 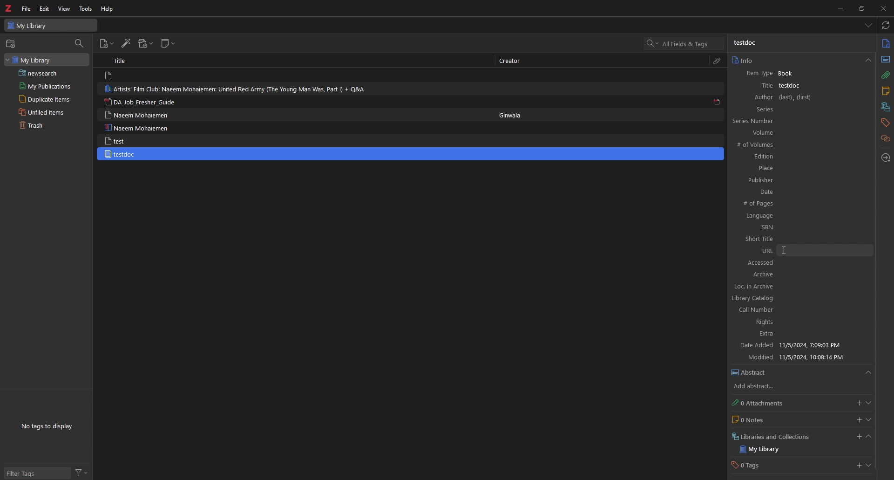 What do you see at coordinates (109, 75) in the screenshot?
I see `file logo` at bounding box center [109, 75].